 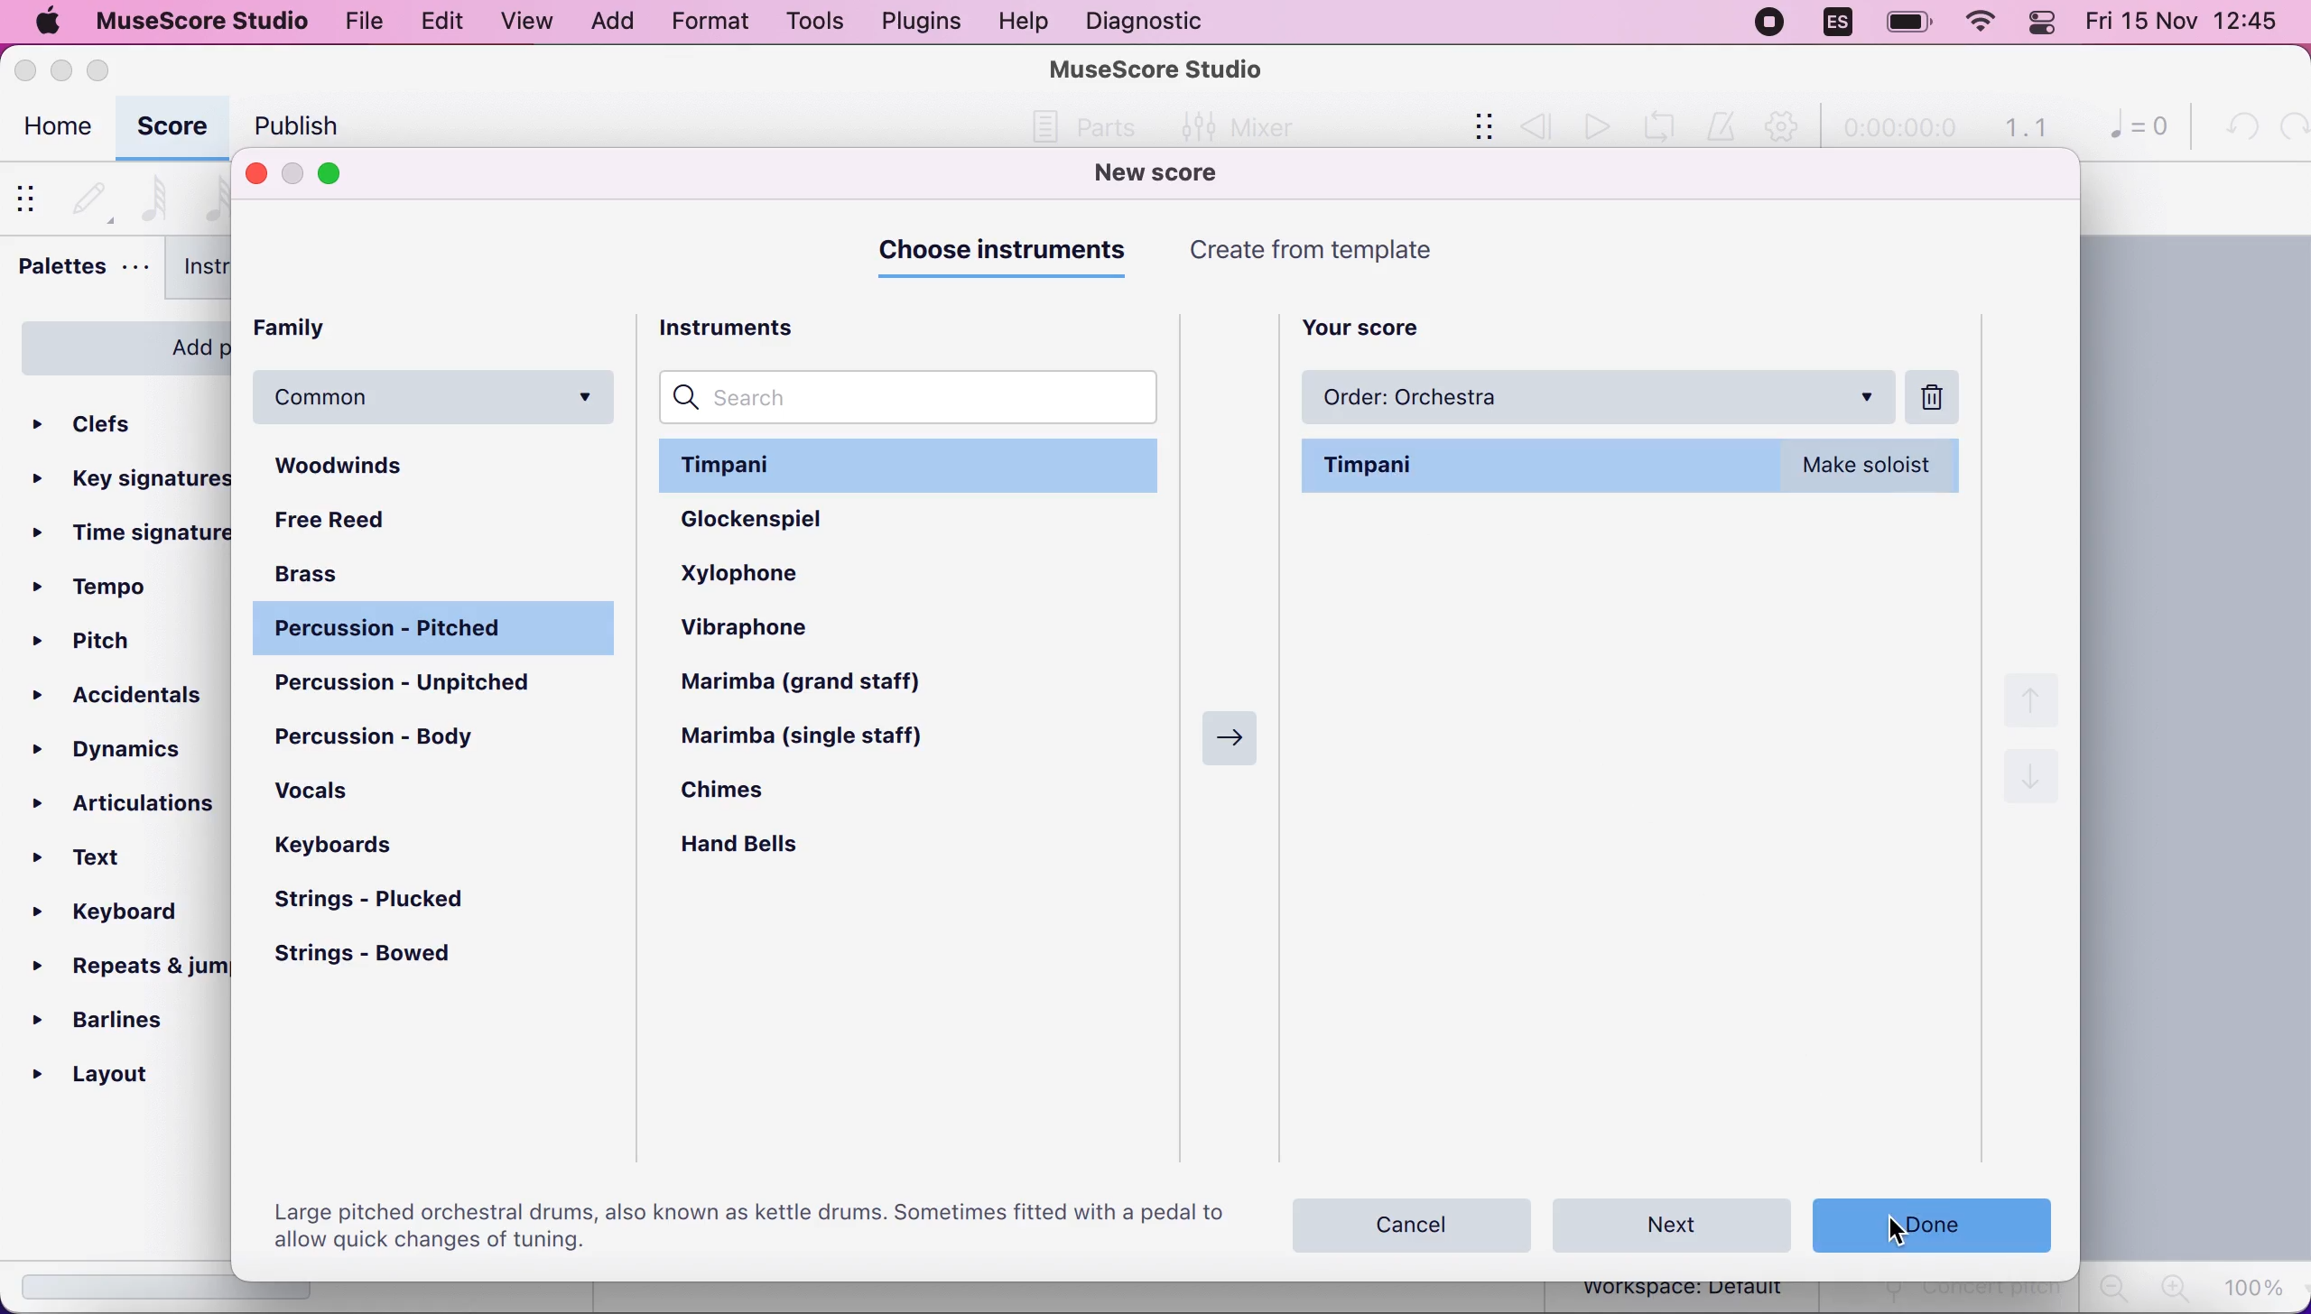 I want to click on time, so click(x=1898, y=130).